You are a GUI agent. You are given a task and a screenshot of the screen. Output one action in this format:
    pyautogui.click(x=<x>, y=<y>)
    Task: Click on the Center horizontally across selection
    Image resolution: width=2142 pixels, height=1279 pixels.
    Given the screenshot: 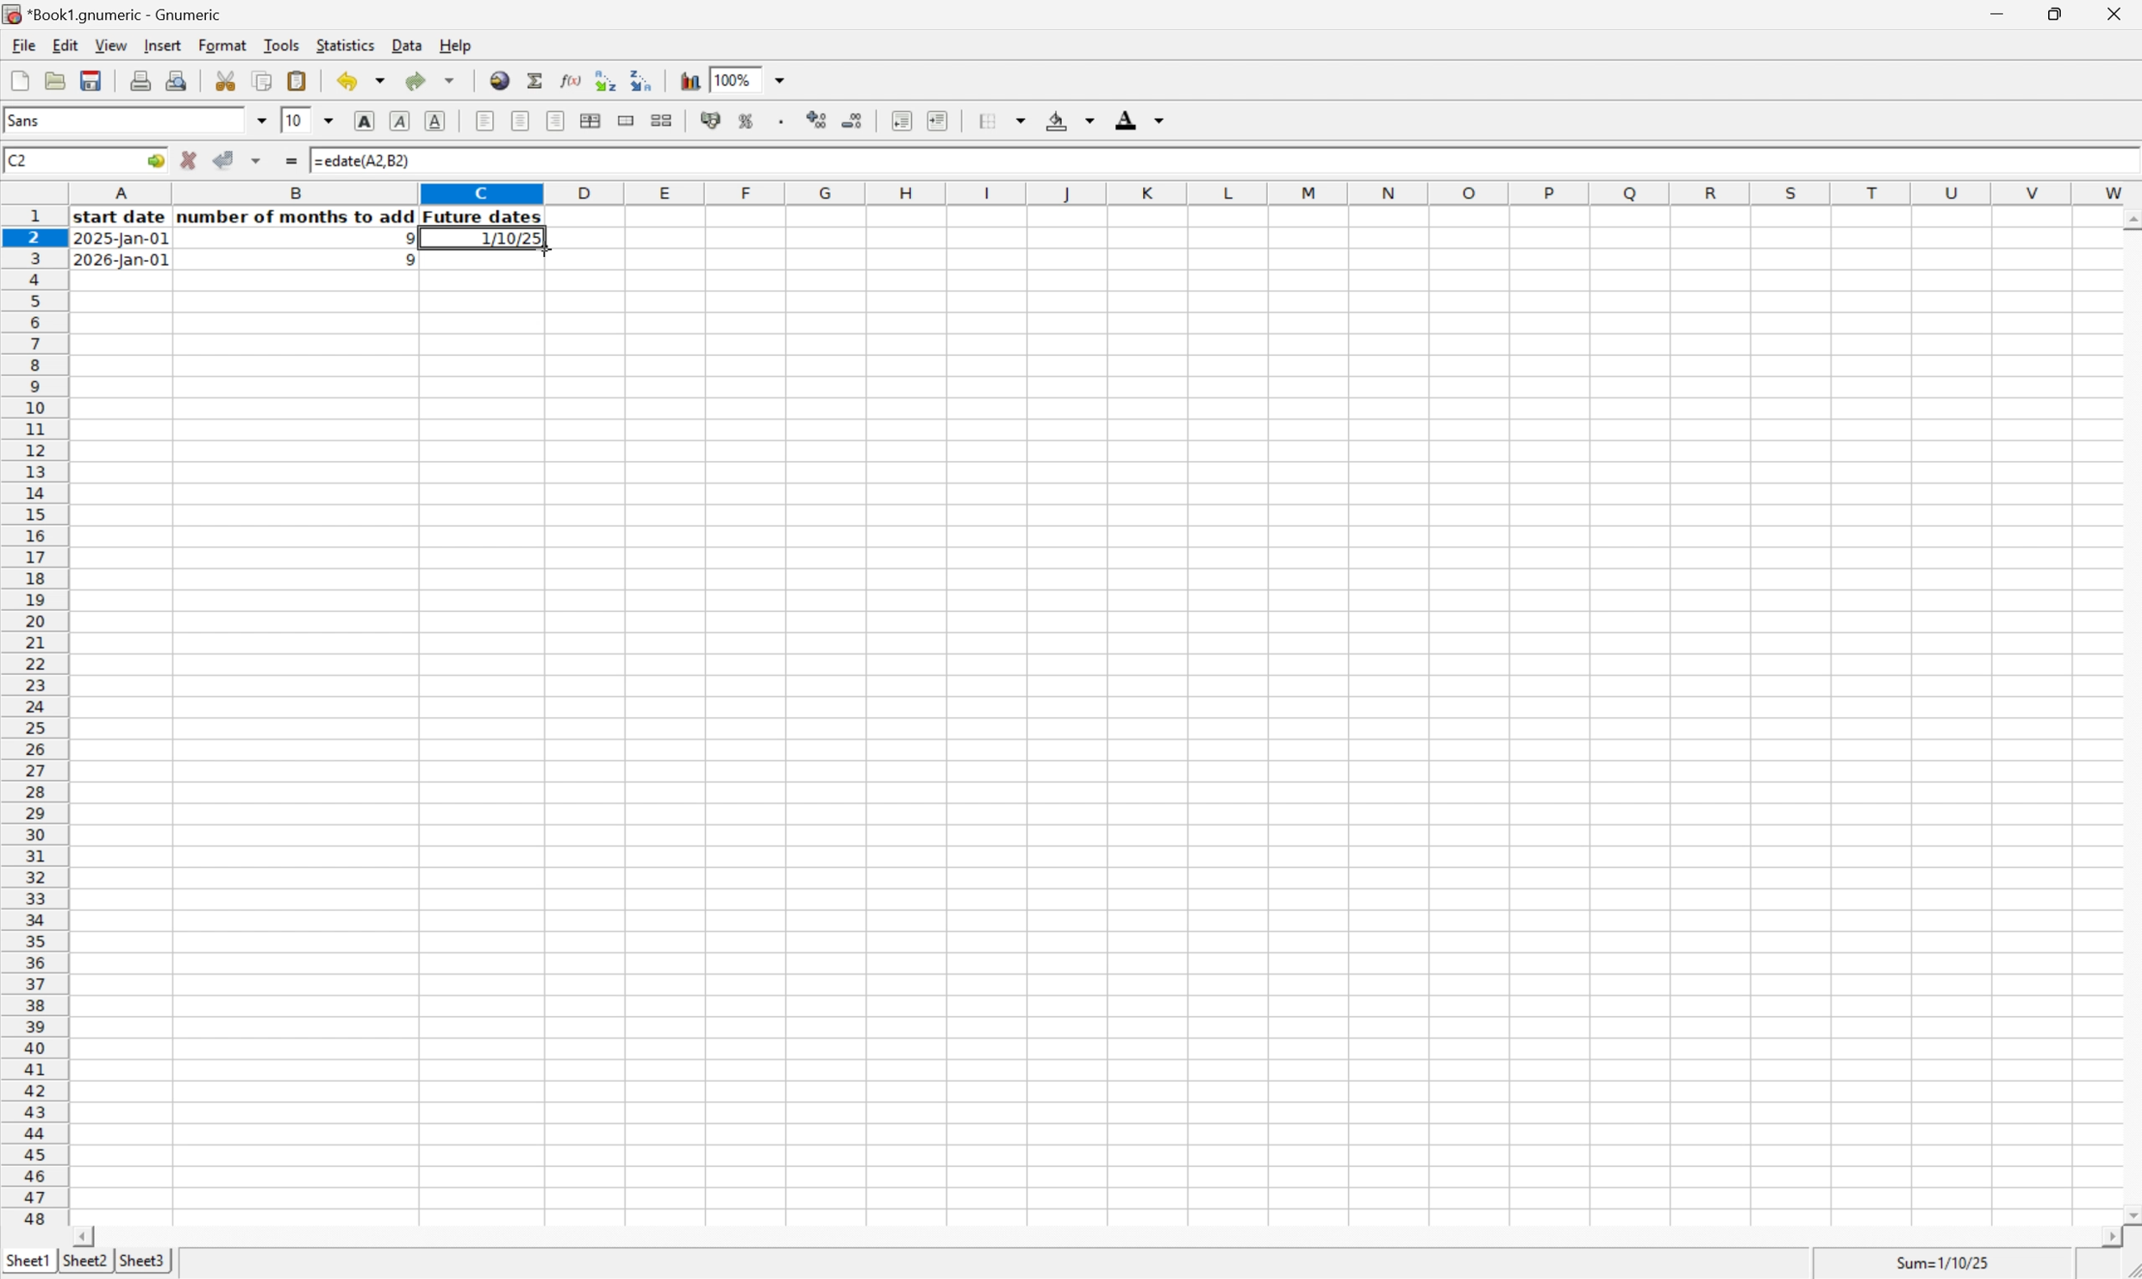 What is the action you would take?
    pyautogui.click(x=592, y=122)
    